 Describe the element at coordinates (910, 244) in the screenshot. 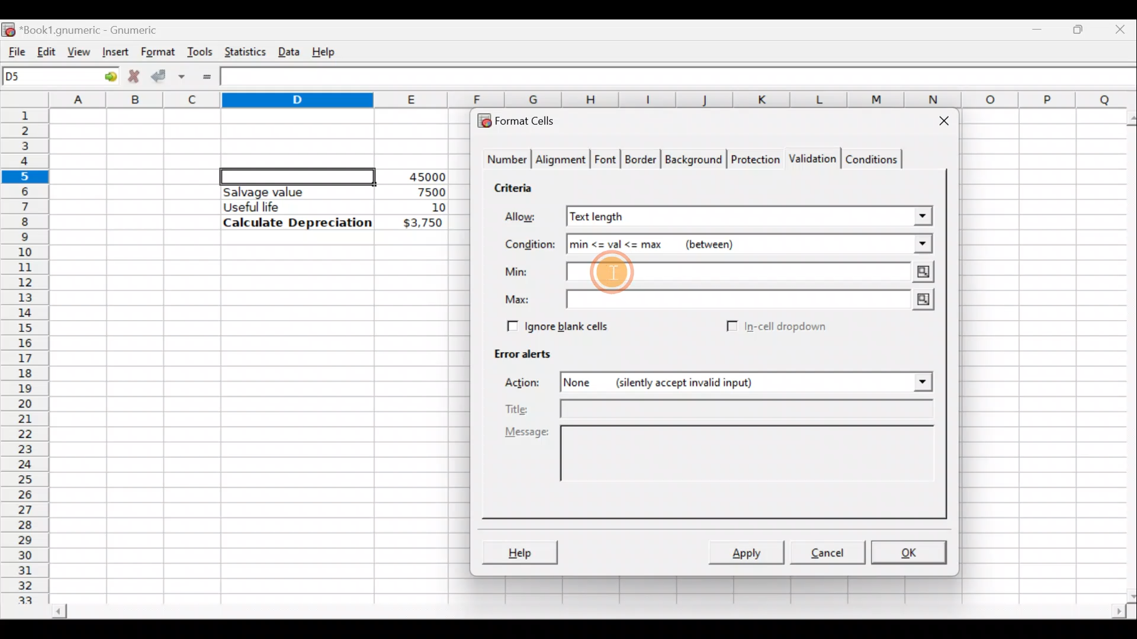

I see `Conditions drop down` at that location.